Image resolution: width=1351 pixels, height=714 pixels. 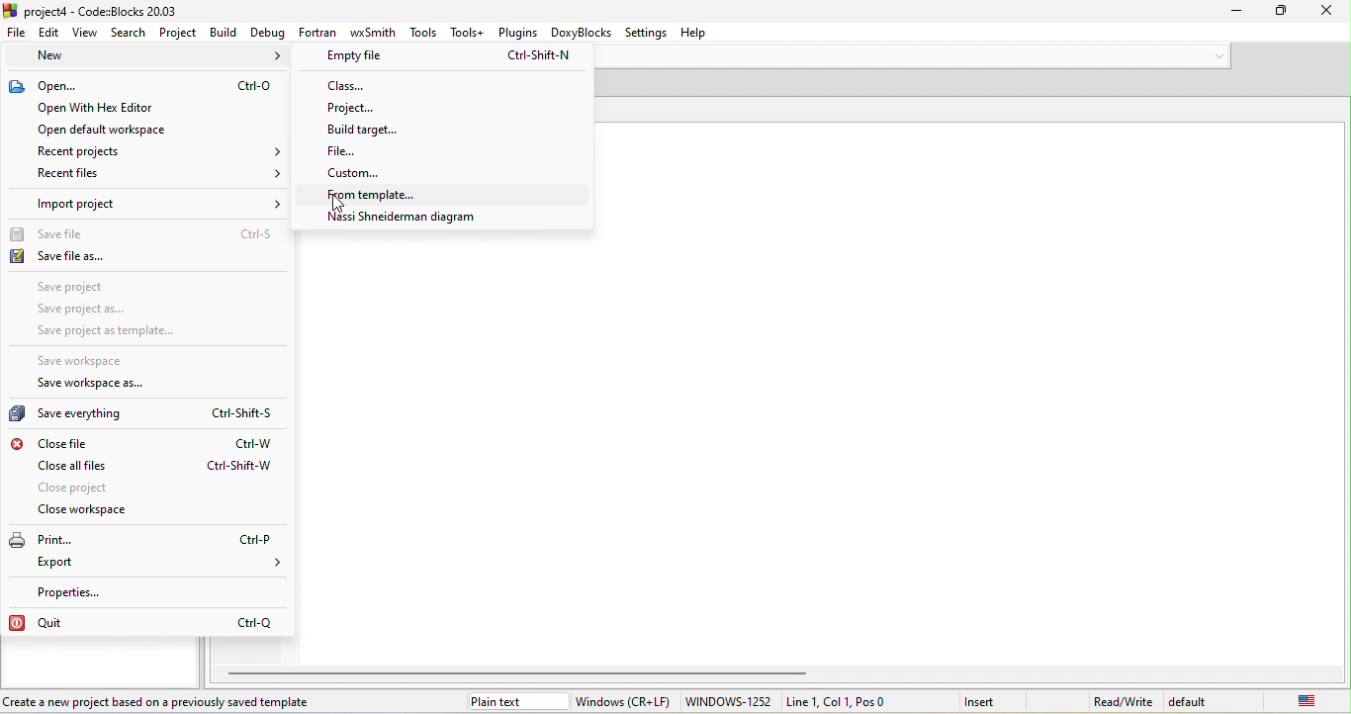 I want to click on close workspace, so click(x=110, y=510).